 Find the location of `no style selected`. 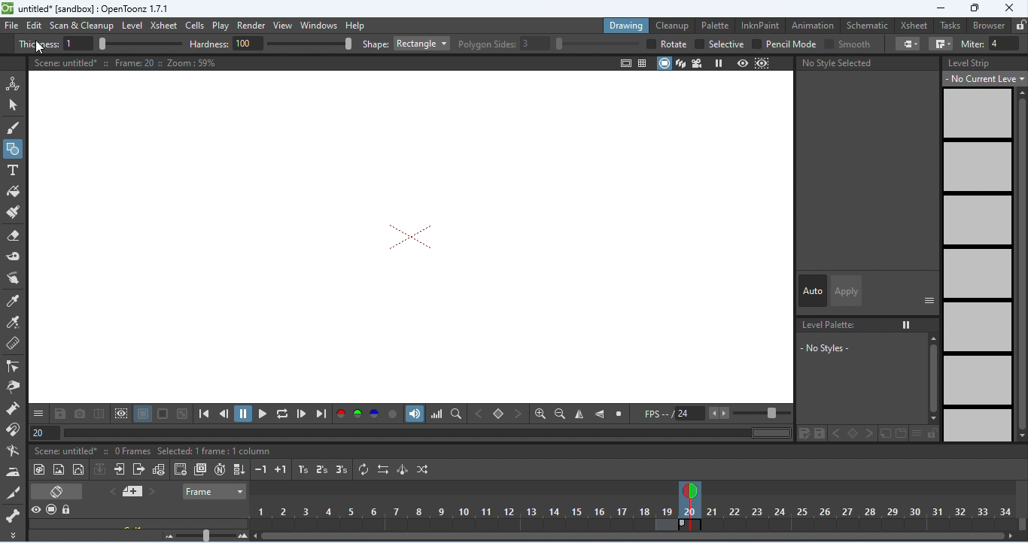

no style selected is located at coordinates (837, 64).